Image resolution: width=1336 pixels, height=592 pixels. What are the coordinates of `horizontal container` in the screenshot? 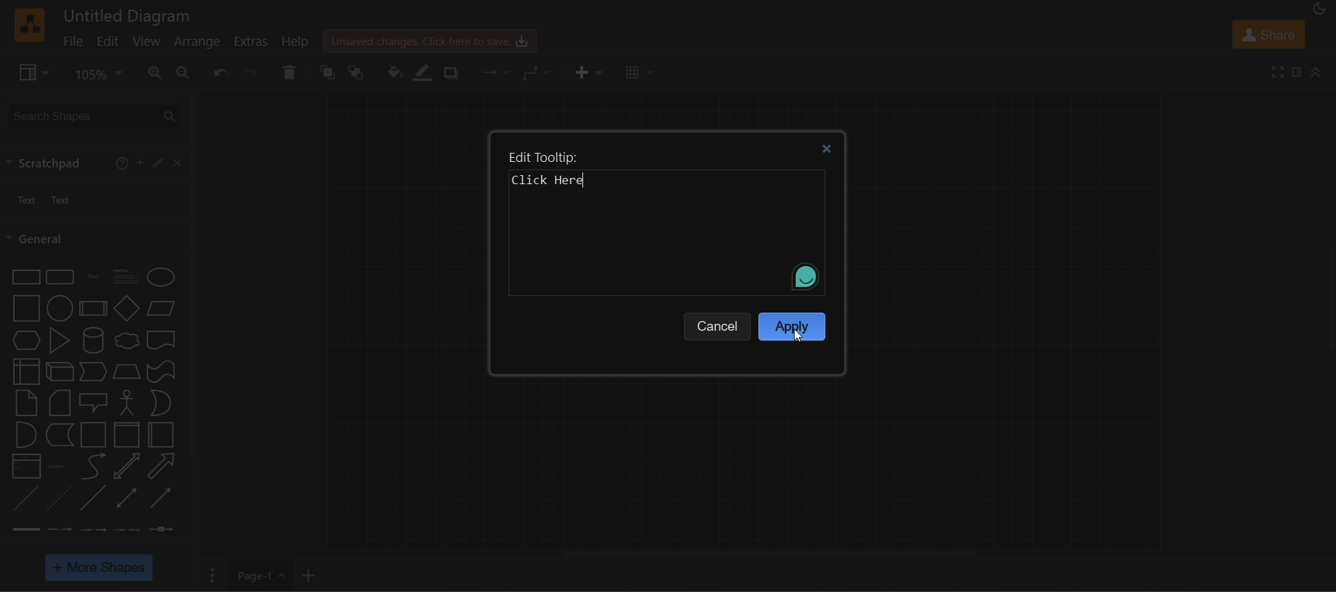 It's located at (164, 435).